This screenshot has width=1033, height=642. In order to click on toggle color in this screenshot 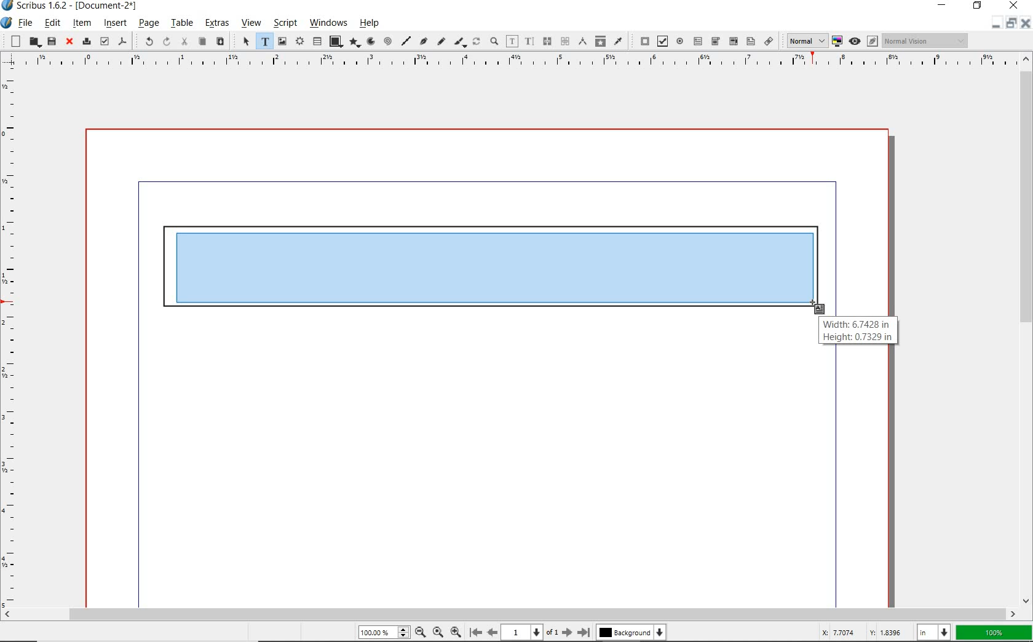, I will do `click(836, 42)`.